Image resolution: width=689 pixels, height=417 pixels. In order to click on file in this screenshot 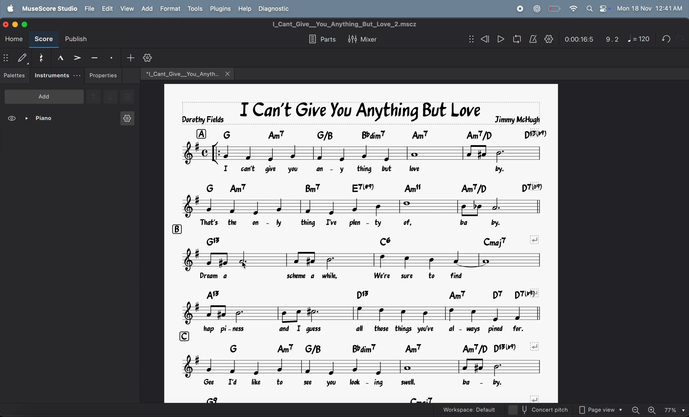, I will do `click(89, 9)`.